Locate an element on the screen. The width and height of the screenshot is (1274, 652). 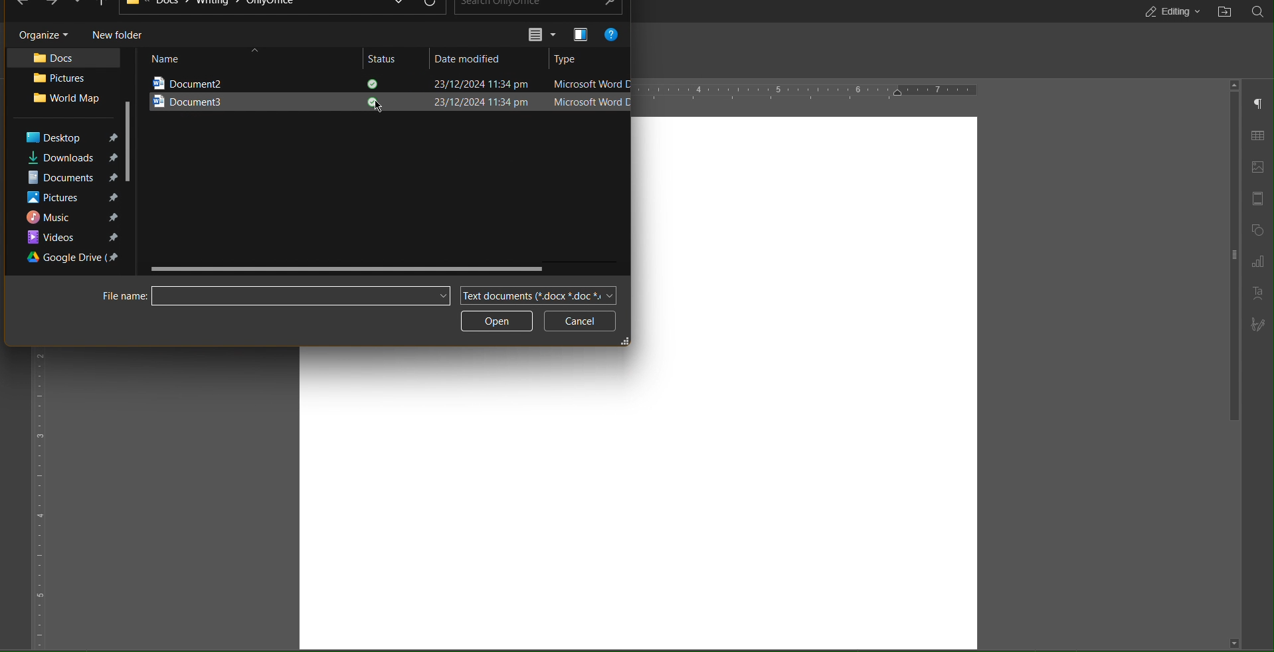
Files is located at coordinates (65, 57).